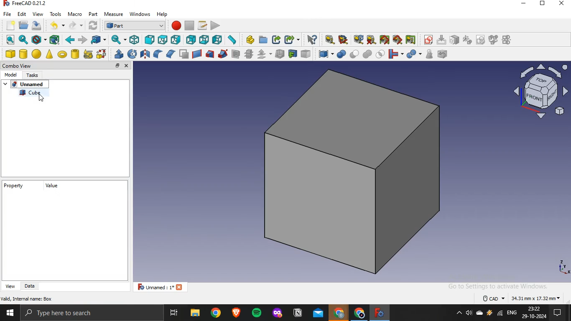 Image resolution: width=571 pixels, height=321 pixels. I want to click on sweep, so click(223, 53).